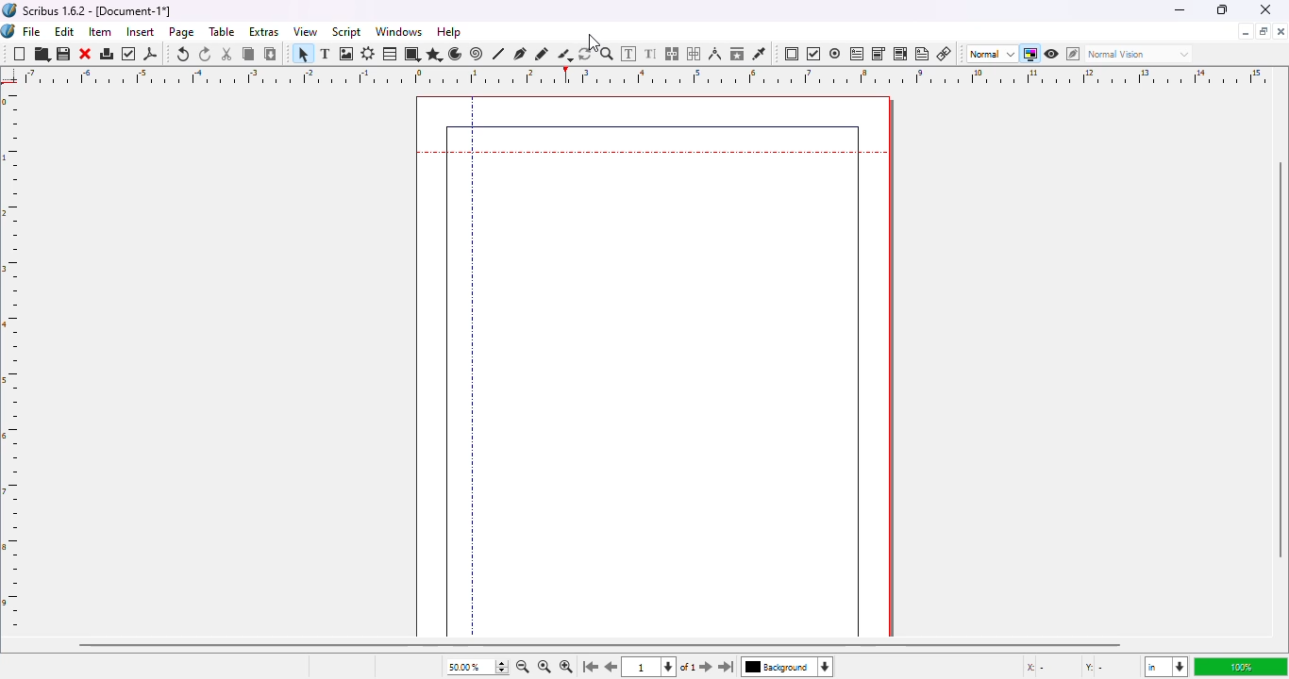  I want to click on text annotation, so click(923, 54).